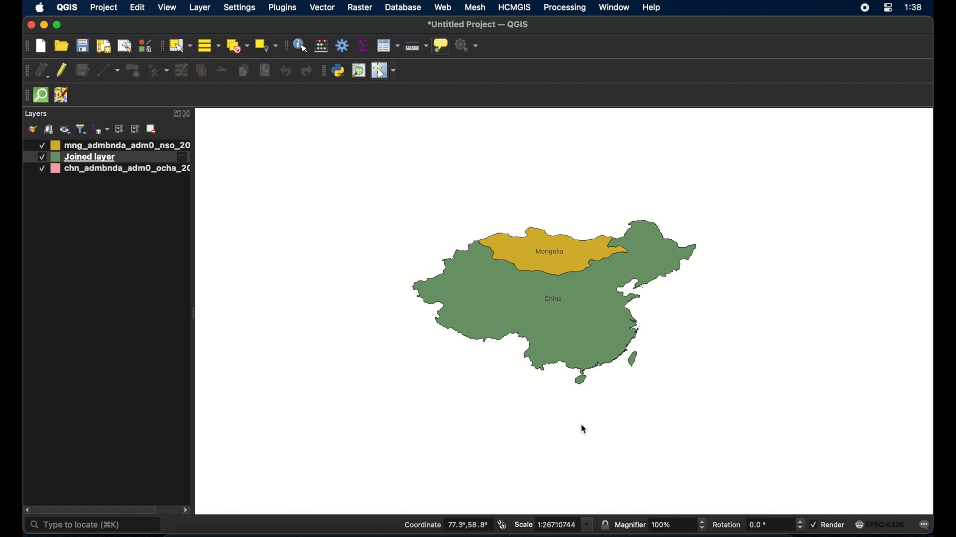 This screenshot has width=956, height=537. What do you see at coordinates (209, 45) in the screenshot?
I see `select all features` at bounding box center [209, 45].